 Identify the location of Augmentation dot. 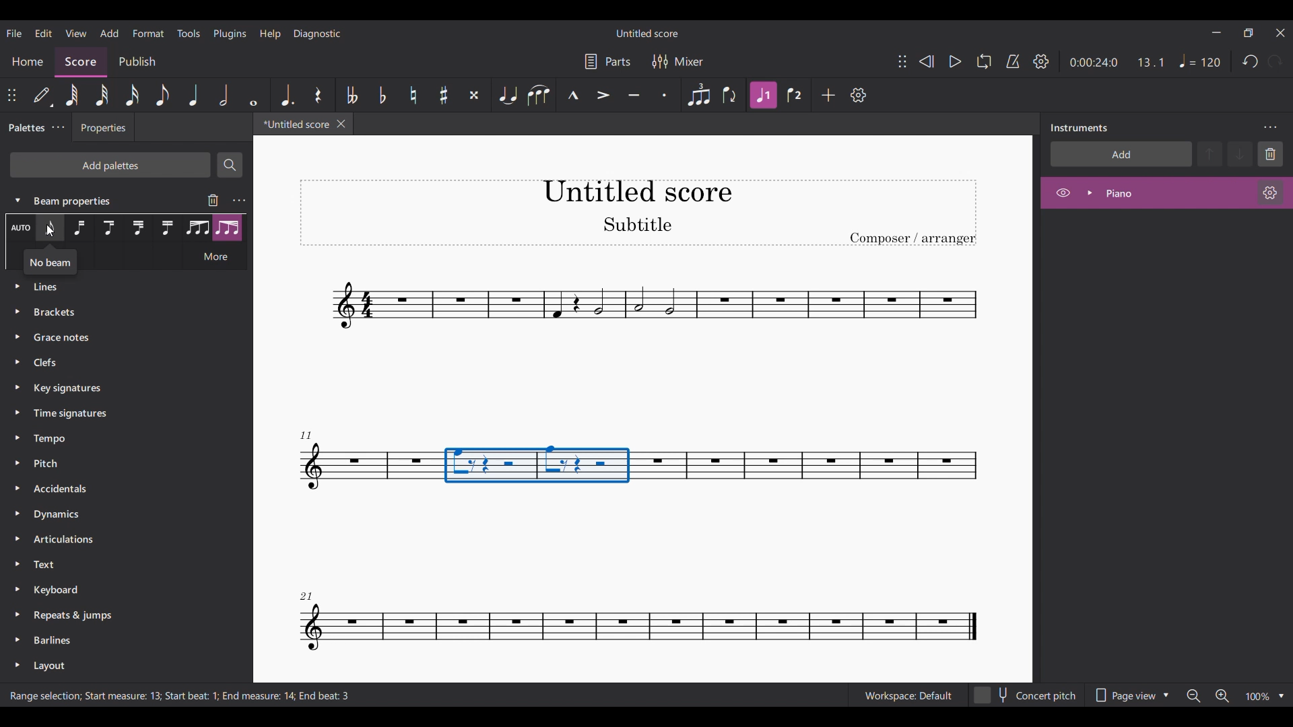
(286, 95).